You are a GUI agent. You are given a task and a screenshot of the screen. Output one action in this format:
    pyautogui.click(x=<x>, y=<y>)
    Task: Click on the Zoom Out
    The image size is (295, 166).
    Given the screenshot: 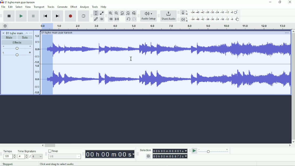 What is the action you would take?
    pyautogui.click(x=116, y=13)
    